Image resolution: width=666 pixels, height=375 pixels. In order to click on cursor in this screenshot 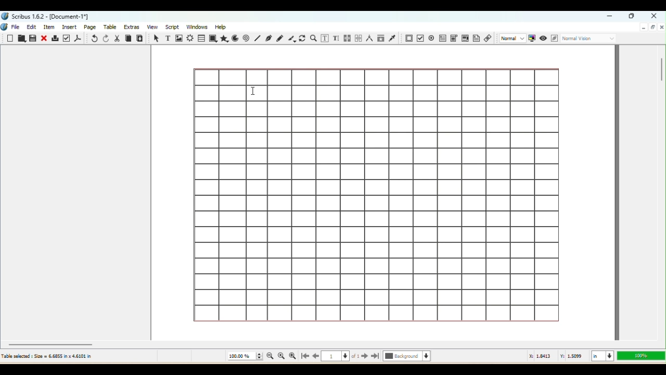, I will do `click(252, 91)`.